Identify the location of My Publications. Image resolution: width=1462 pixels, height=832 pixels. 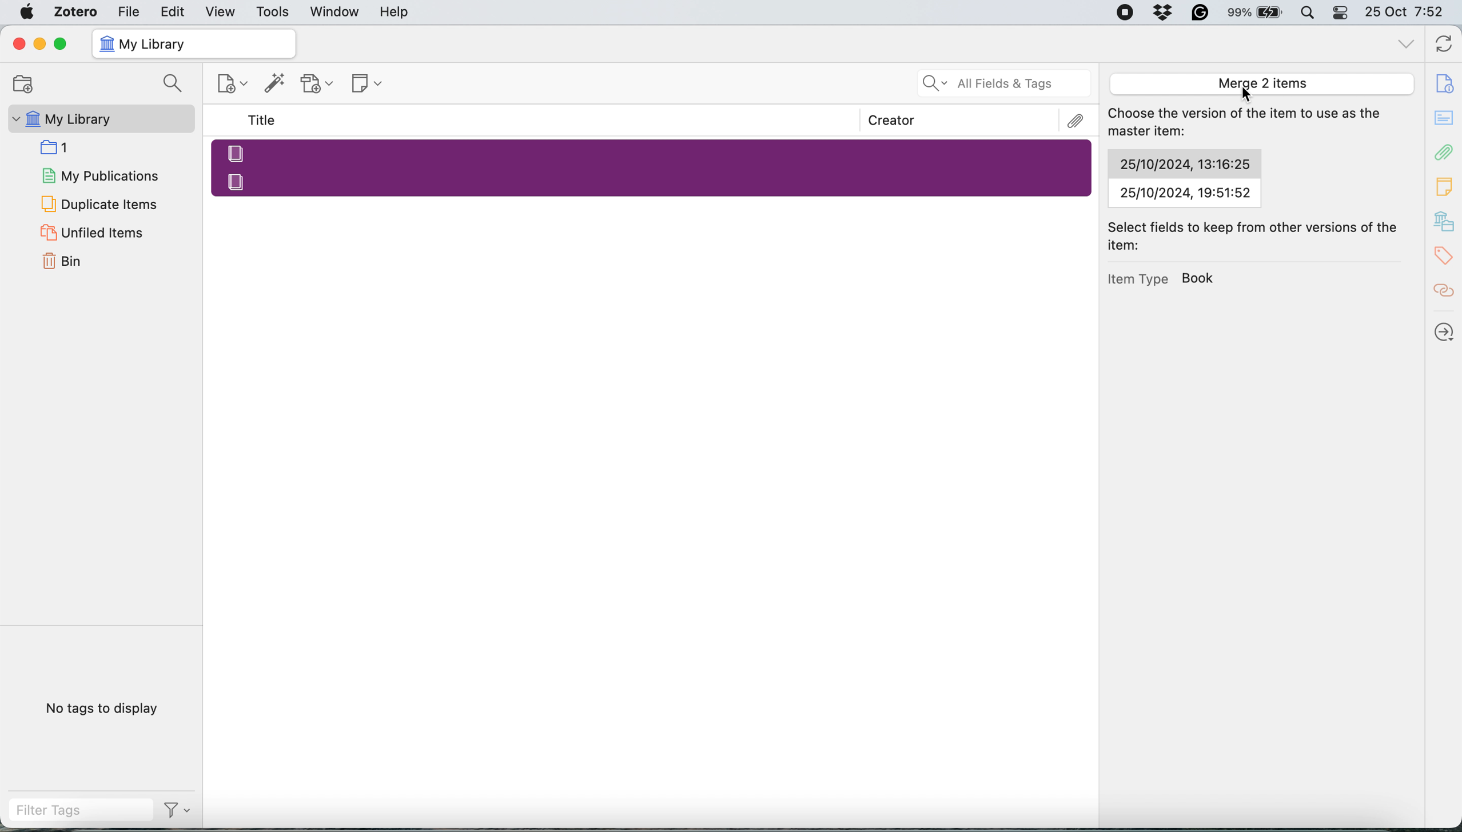
(99, 174).